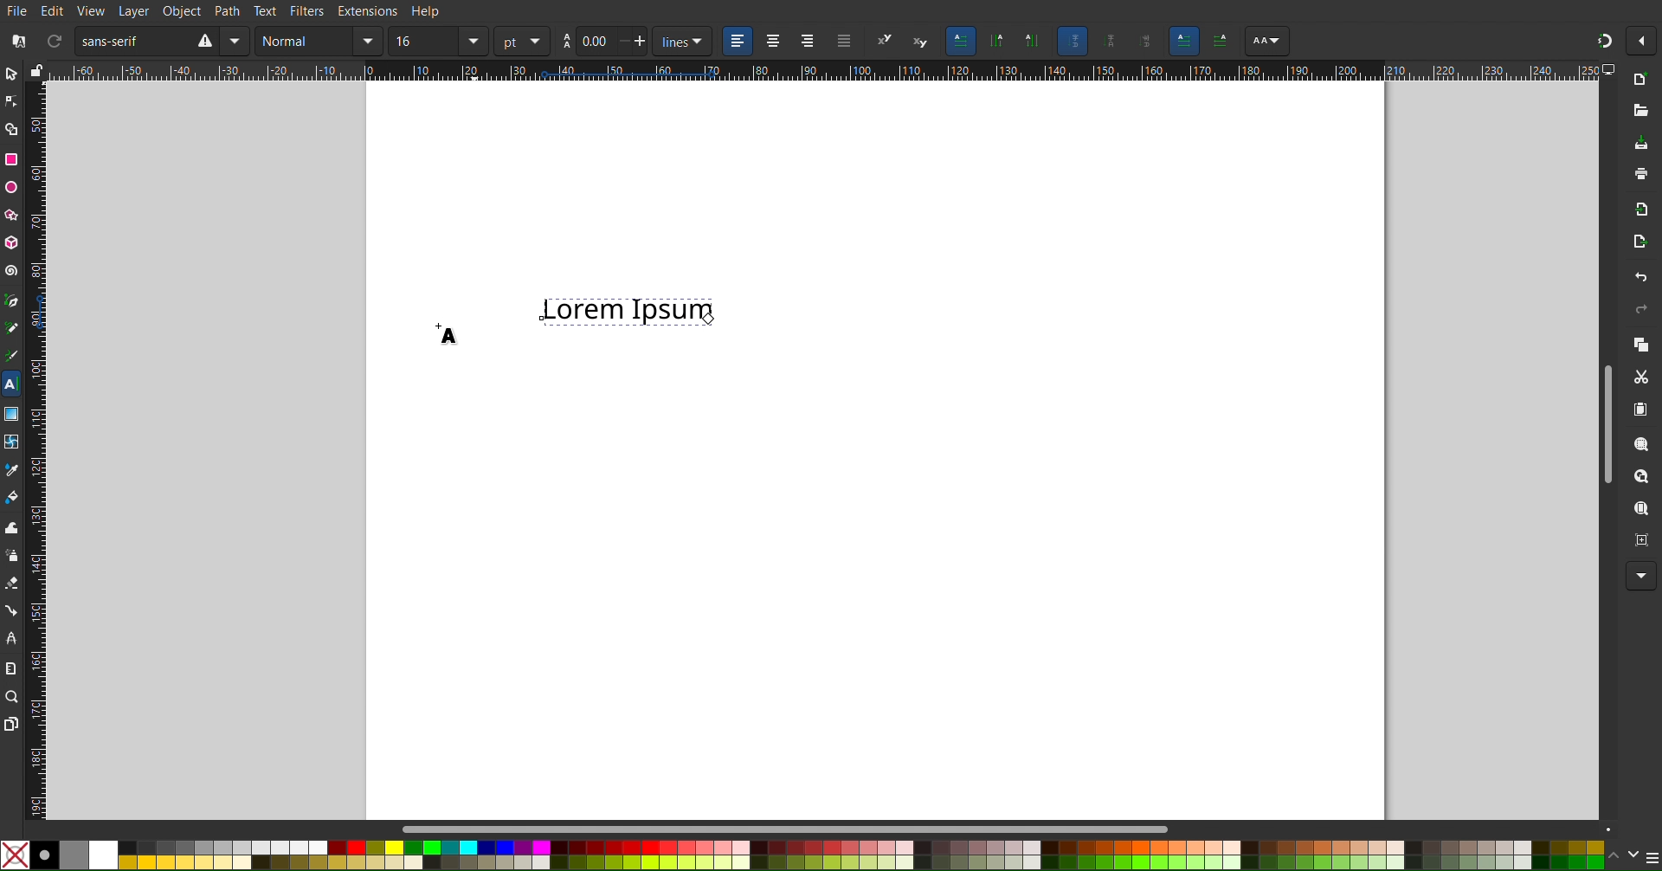 The image size is (1662, 871). Describe the element at coordinates (1640, 344) in the screenshot. I see `Copy` at that location.